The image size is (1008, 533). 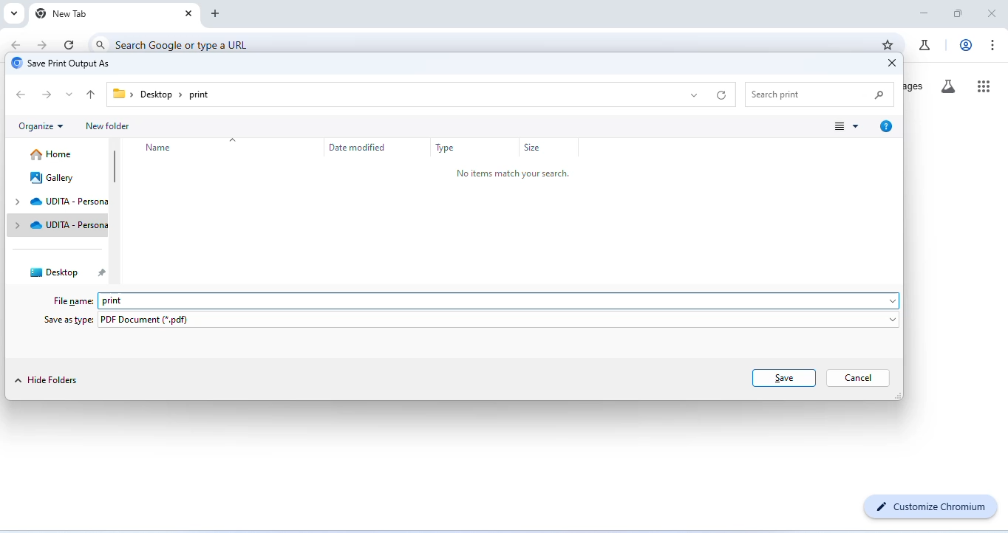 I want to click on size, so click(x=536, y=150).